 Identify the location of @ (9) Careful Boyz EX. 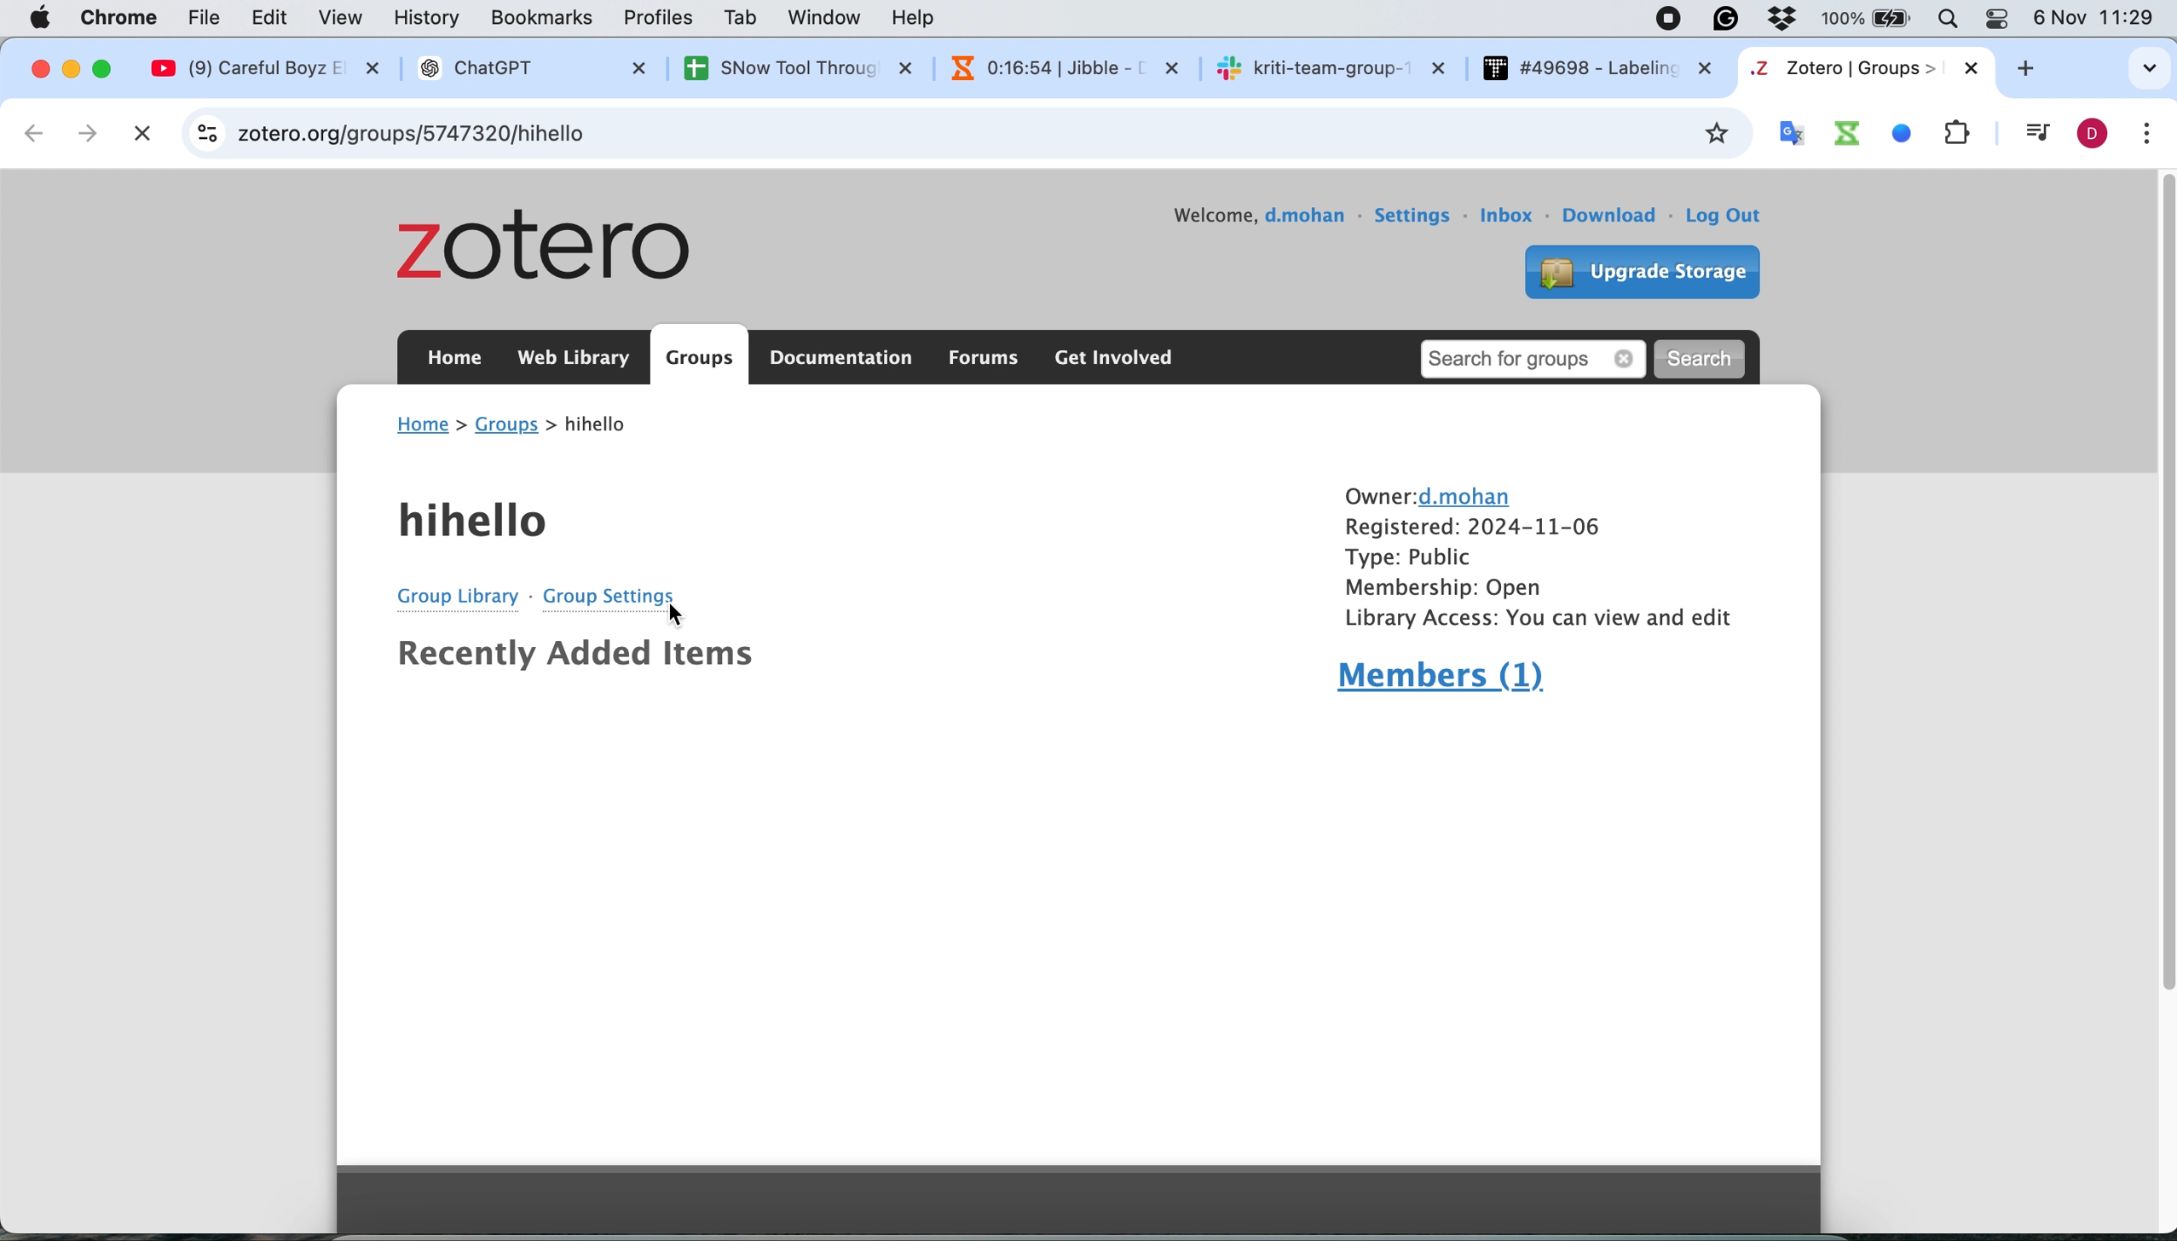
(274, 68).